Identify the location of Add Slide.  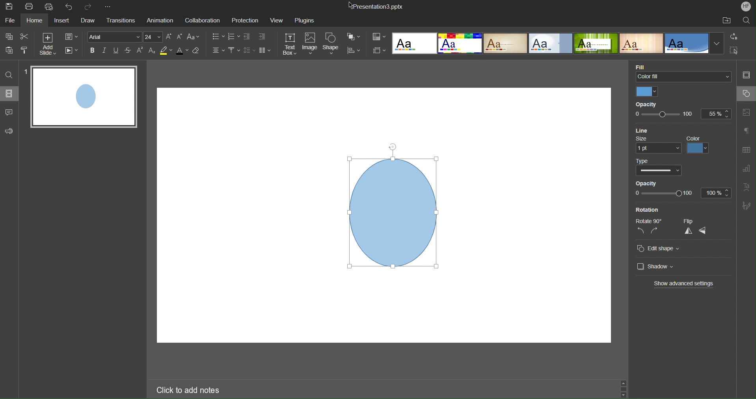
(48, 44).